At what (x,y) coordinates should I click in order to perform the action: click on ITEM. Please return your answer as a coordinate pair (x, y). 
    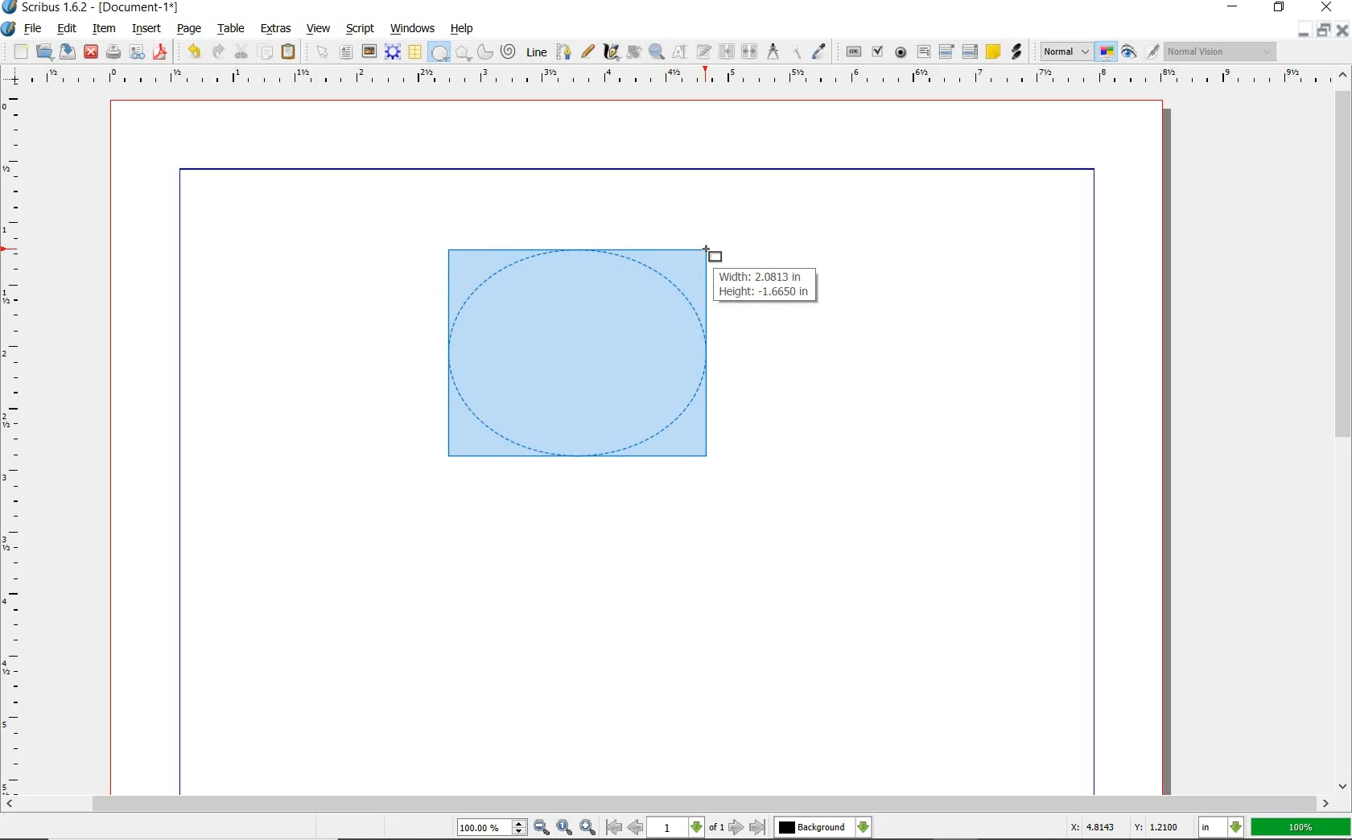
    Looking at the image, I should click on (105, 27).